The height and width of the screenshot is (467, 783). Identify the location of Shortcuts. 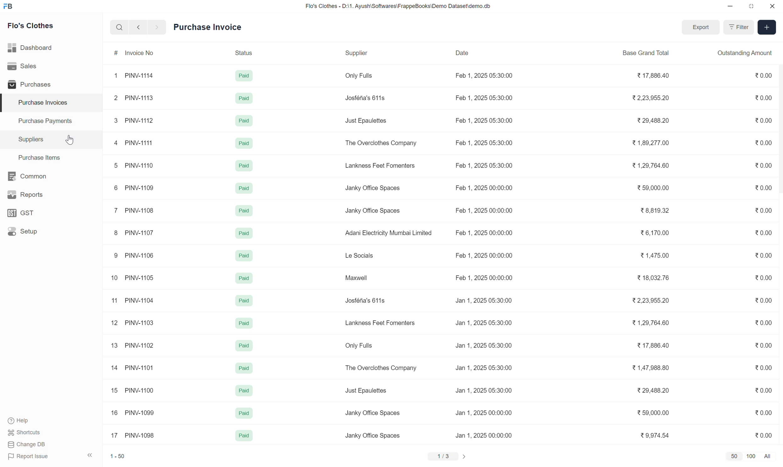
(25, 432).